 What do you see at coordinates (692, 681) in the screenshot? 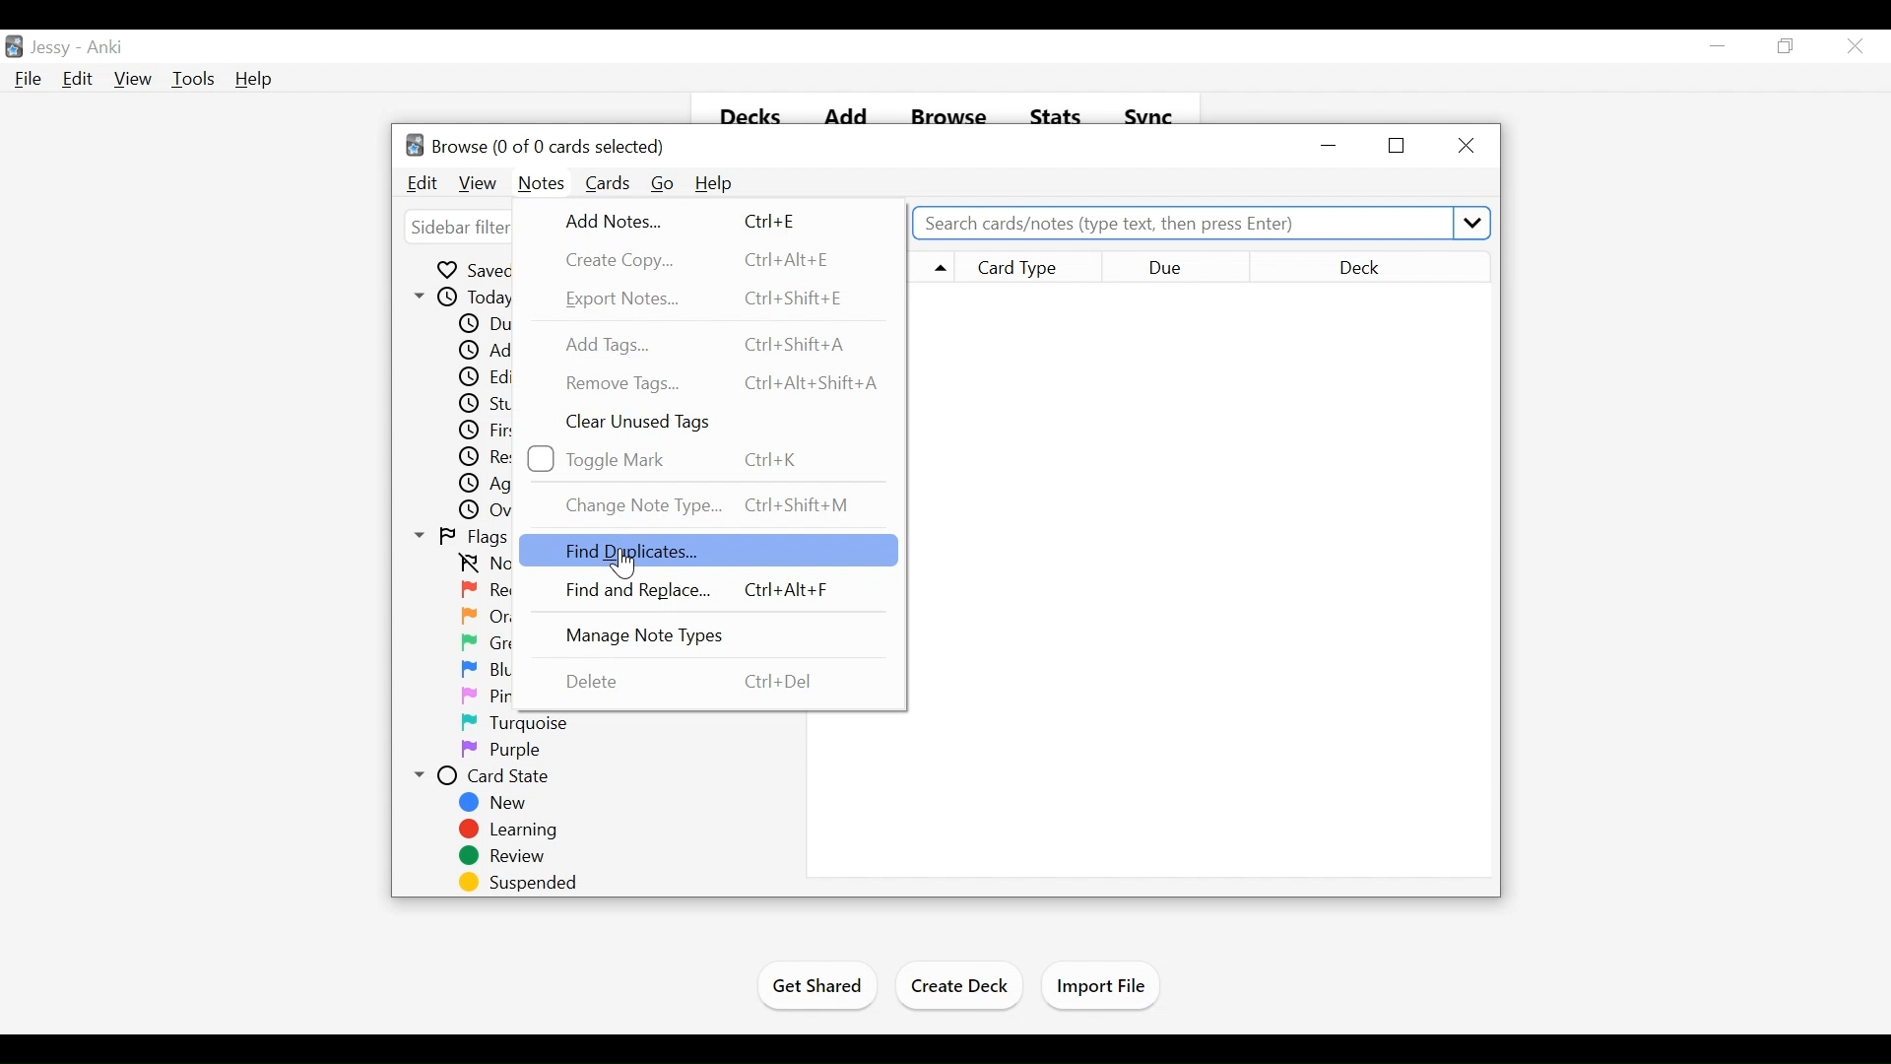
I see `Delete` at bounding box center [692, 681].